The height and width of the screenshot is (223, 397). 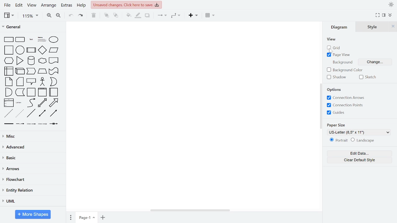 What do you see at coordinates (336, 90) in the screenshot?
I see `options` at bounding box center [336, 90].